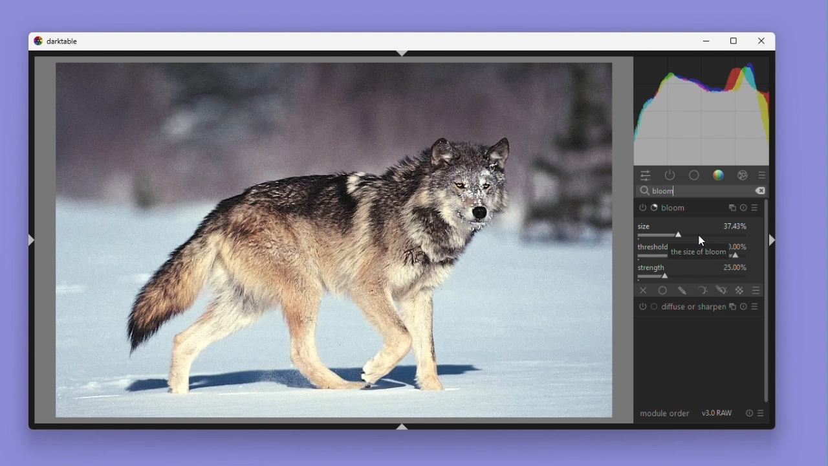  Describe the element at coordinates (750, 413) in the screenshot. I see `reset` at that location.